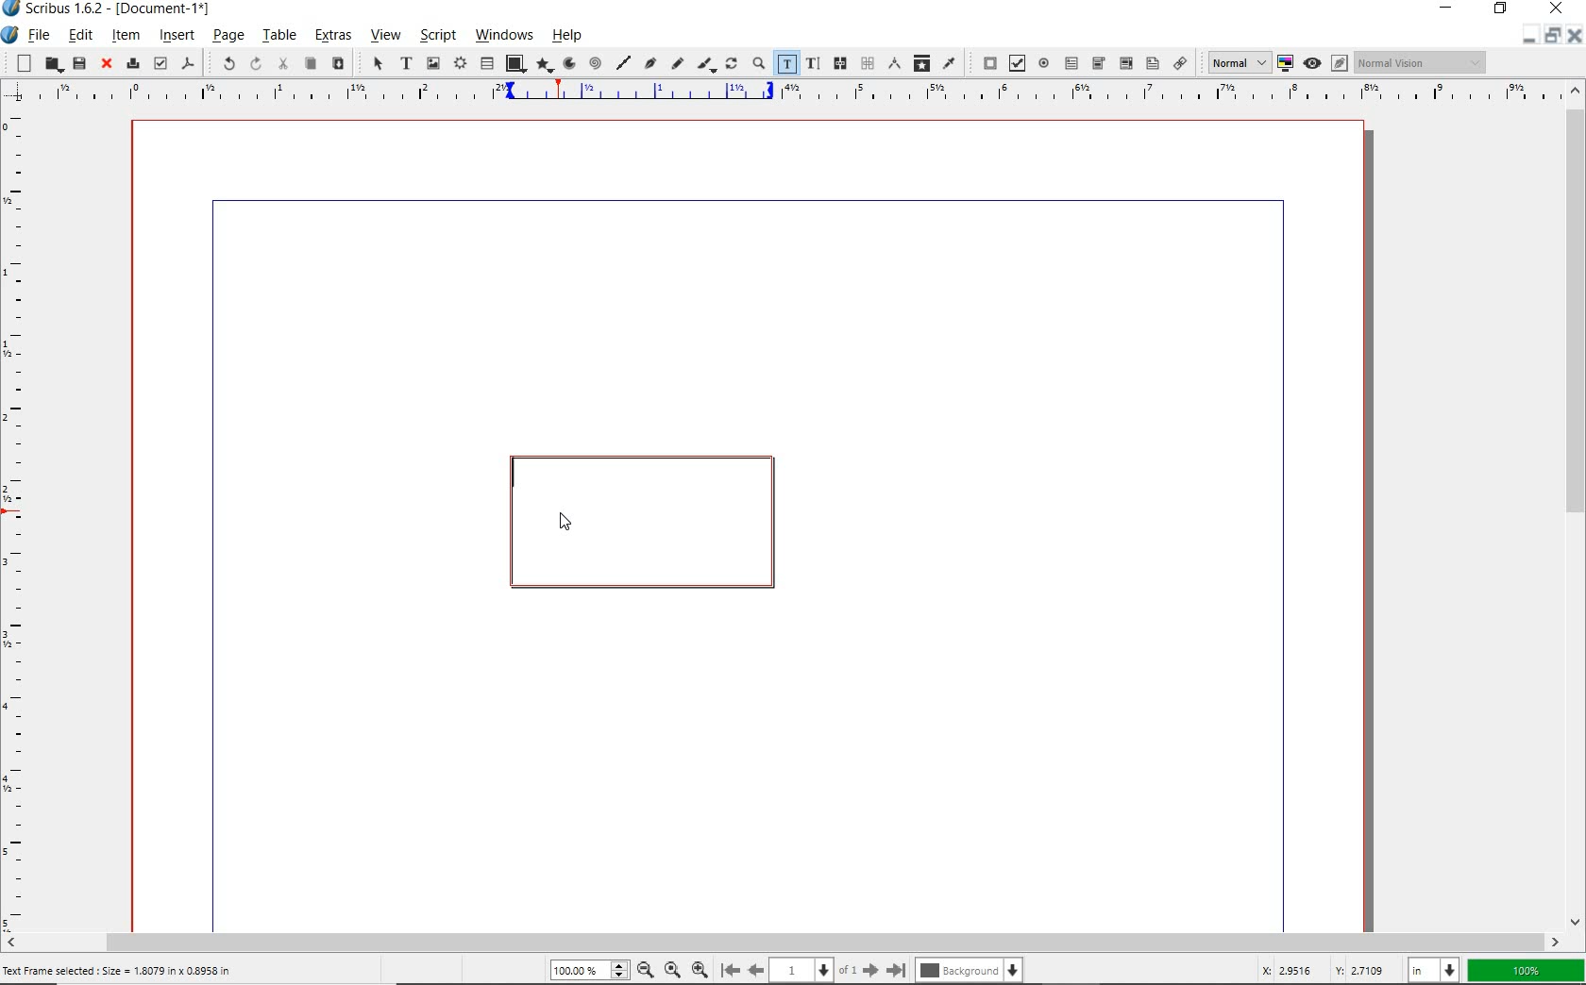 The image size is (1586, 985). What do you see at coordinates (127, 38) in the screenshot?
I see `item` at bounding box center [127, 38].